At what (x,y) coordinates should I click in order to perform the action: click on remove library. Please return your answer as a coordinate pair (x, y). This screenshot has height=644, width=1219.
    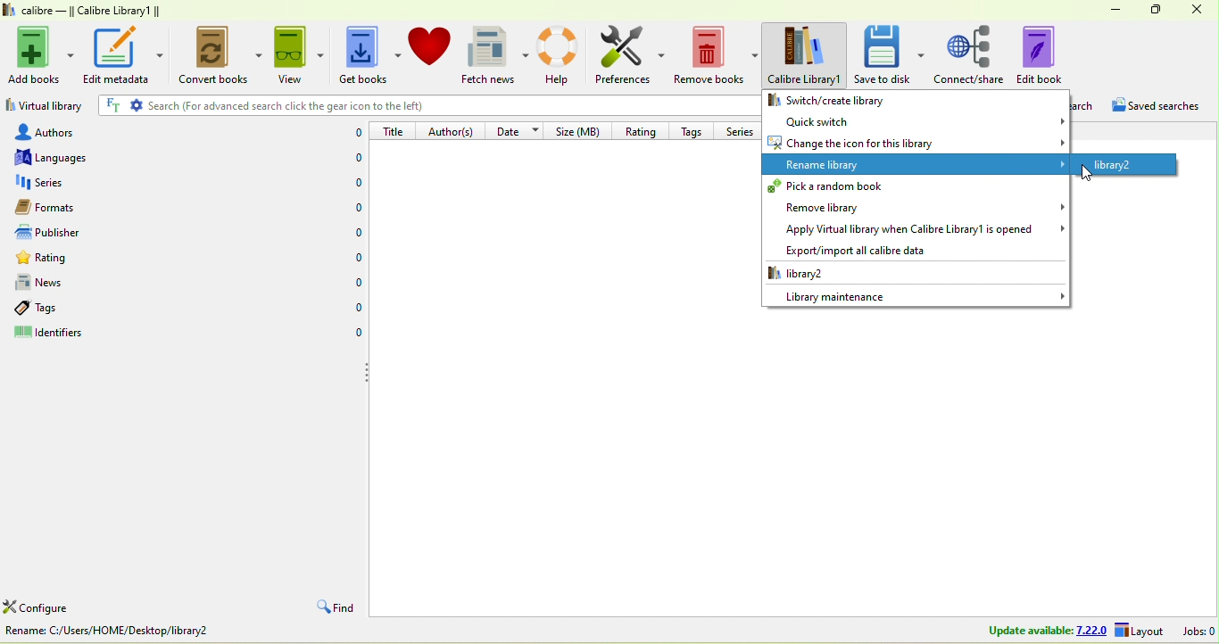
    Looking at the image, I should click on (914, 207).